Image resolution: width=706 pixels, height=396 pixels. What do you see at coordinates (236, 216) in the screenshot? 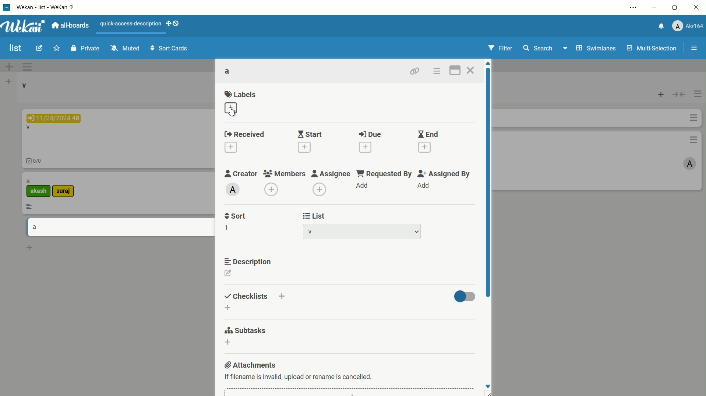
I see `sort` at bounding box center [236, 216].